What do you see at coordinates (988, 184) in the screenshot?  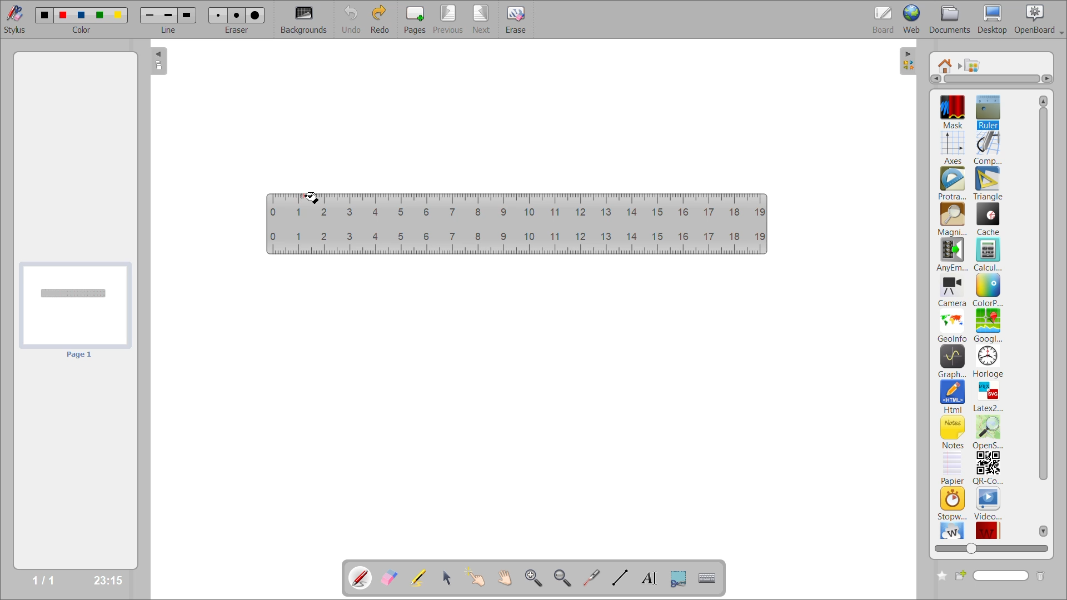 I see `triangle` at bounding box center [988, 184].